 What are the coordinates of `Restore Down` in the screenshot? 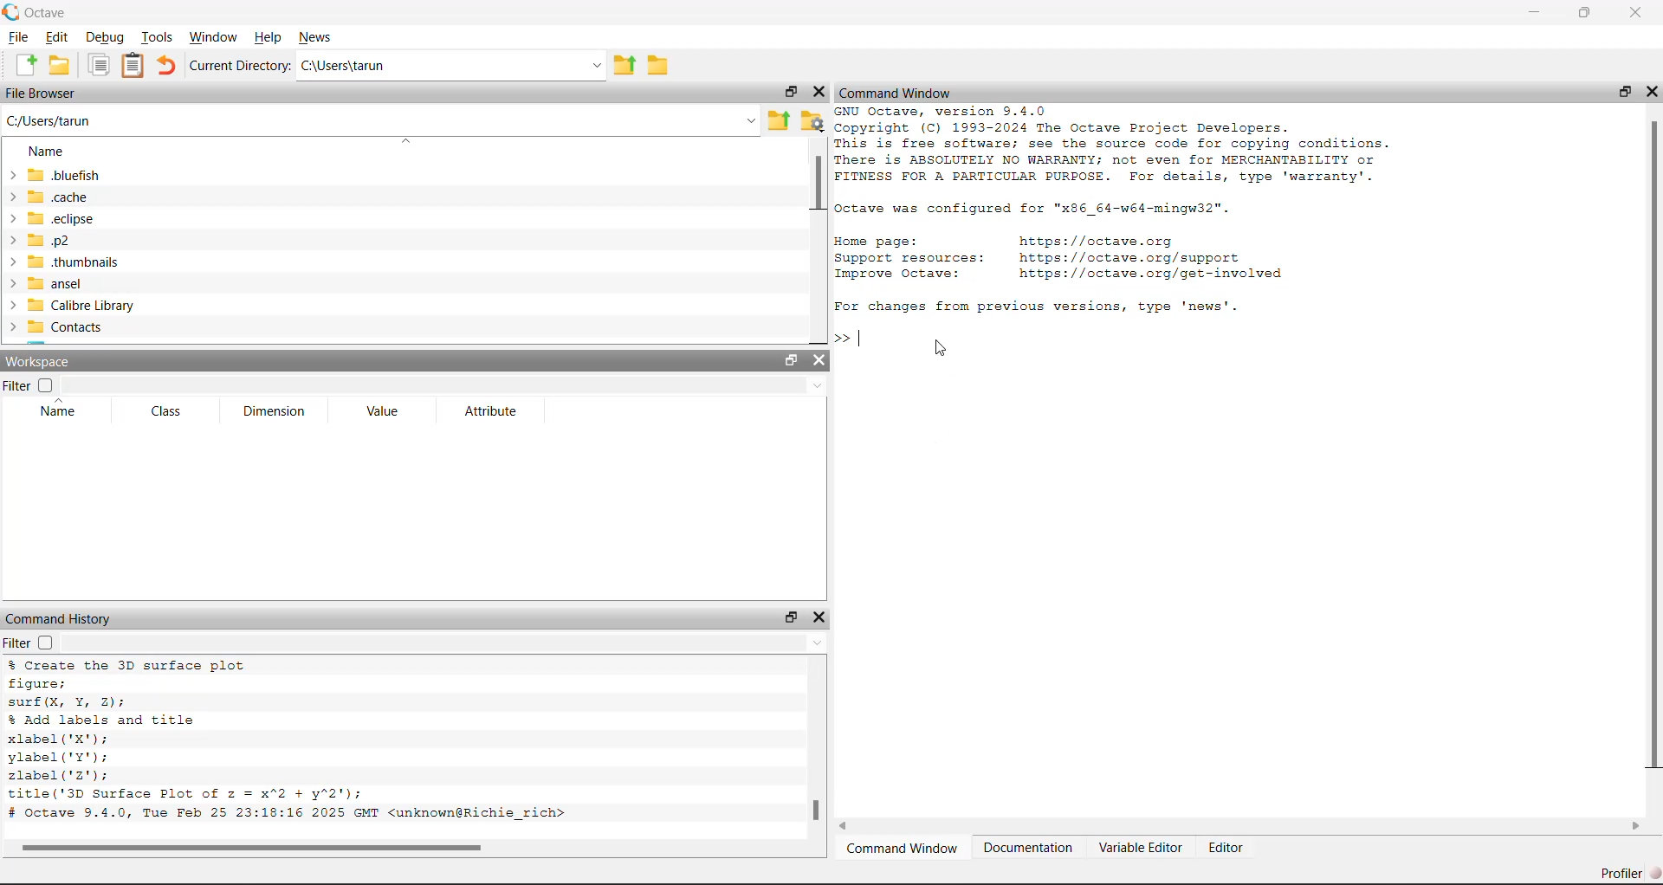 It's located at (1625, 92).